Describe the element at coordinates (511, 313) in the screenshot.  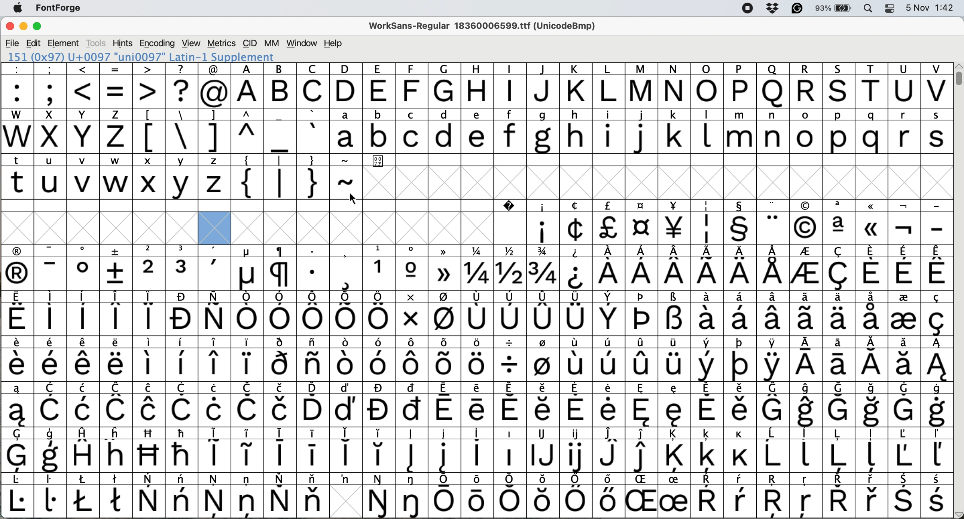
I see `symbol` at that location.